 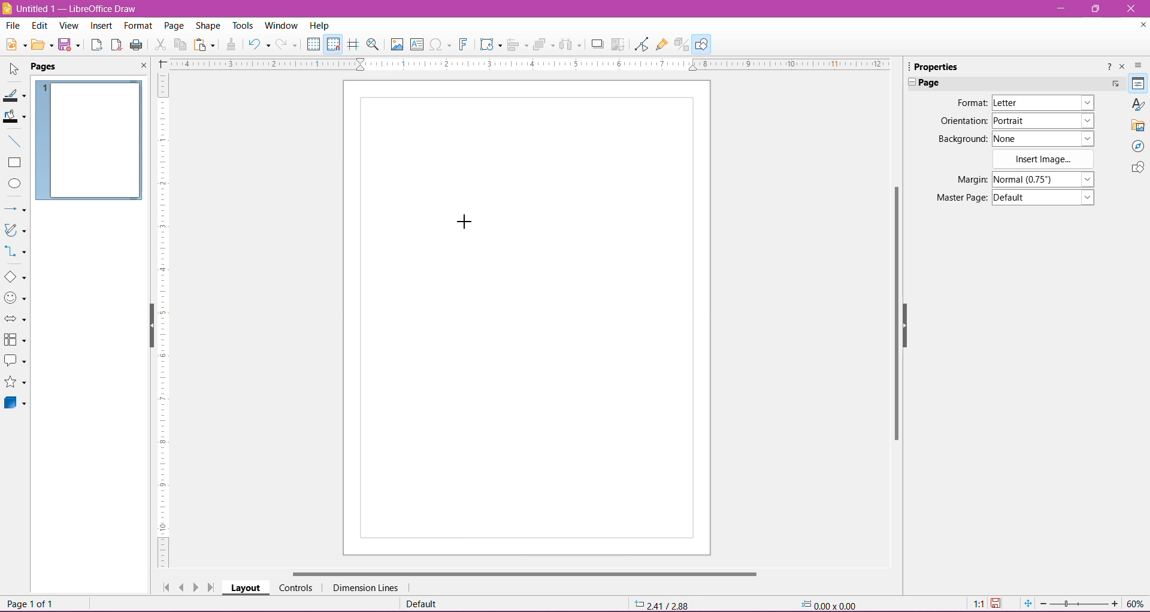 I want to click on Zoom In, so click(x=1115, y=603).